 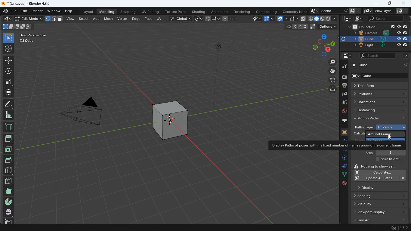 What do you see at coordinates (382, 134) in the screenshot?
I see `around frame` at bounding box center [382, 134].